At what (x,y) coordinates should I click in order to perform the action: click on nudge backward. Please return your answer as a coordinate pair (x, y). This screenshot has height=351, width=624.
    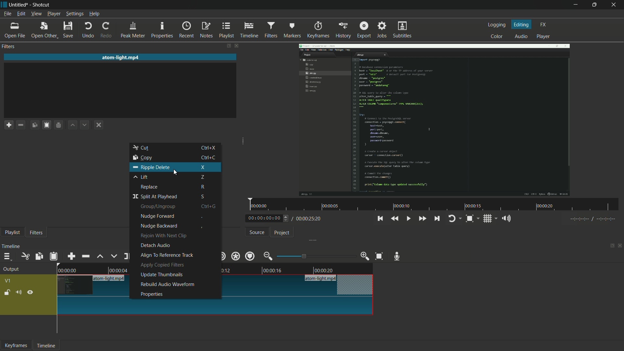
    Looking at the image, I should click on (159, 226).